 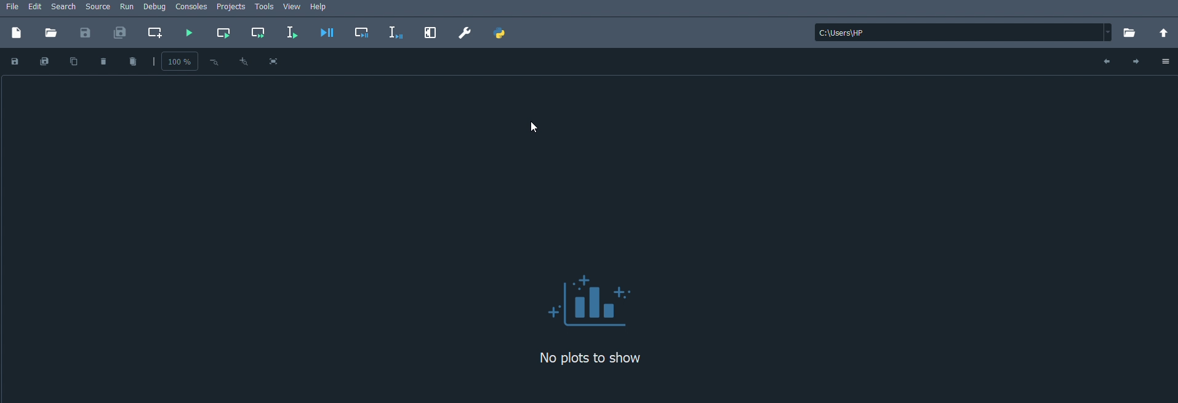 I want to click on Search, so click(x=65, y=7).